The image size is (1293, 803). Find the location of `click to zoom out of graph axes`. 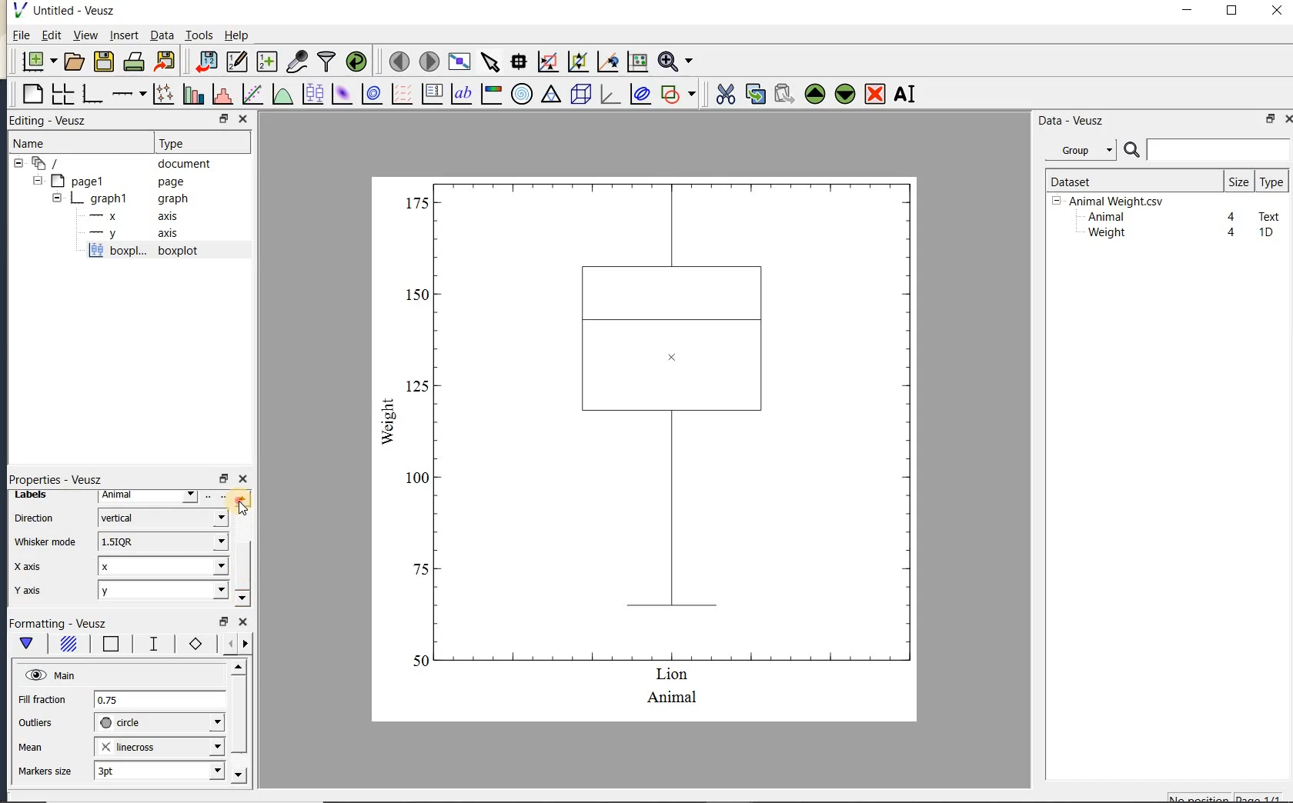

click to zoom out of graph axes is located at coordinates (579, 61).